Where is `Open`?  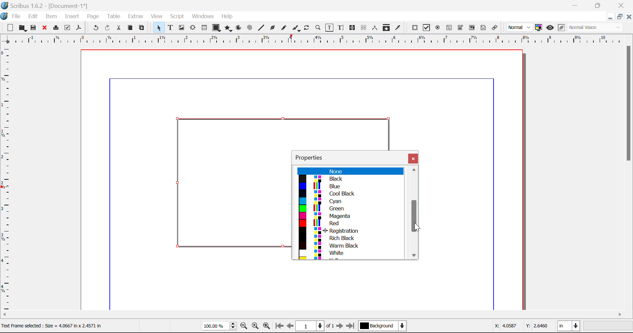 Open is located at coordinates (22, 28).